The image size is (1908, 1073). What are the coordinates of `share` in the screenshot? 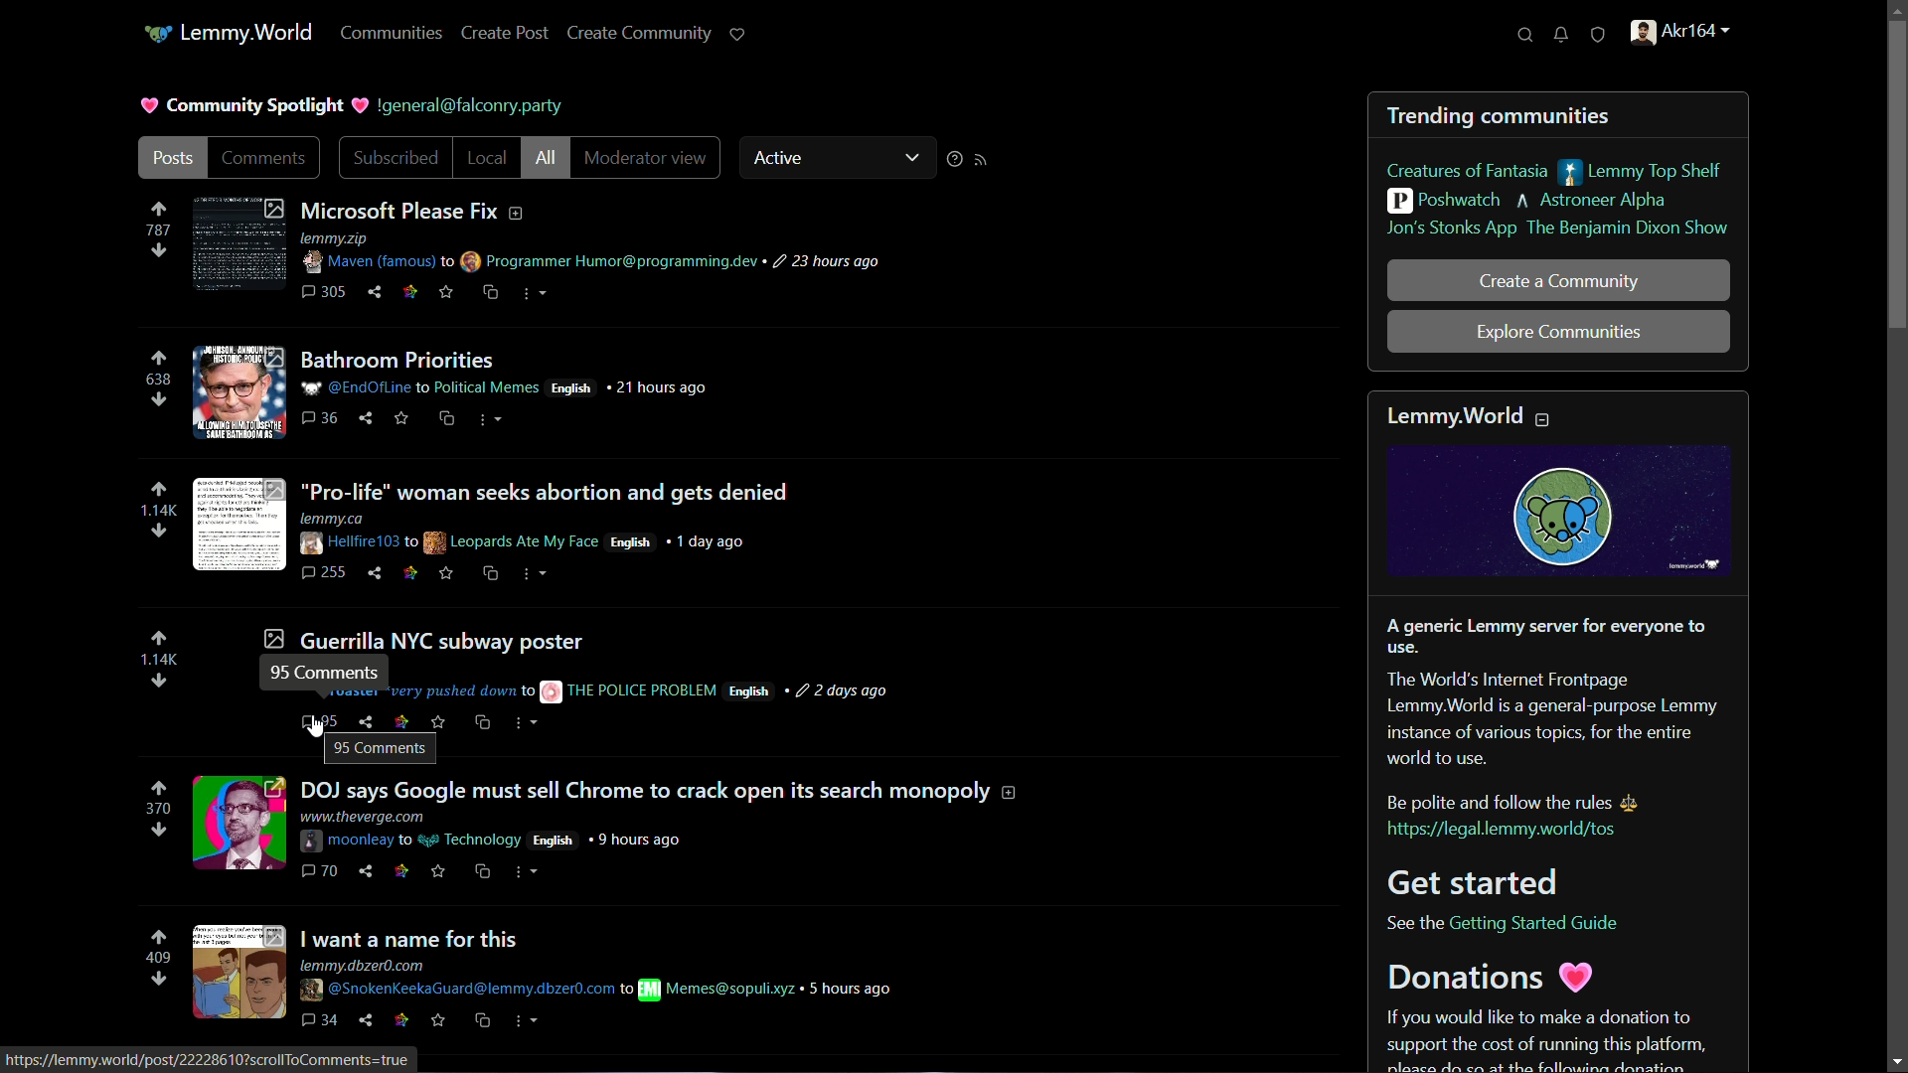 It's located at (375, 293).